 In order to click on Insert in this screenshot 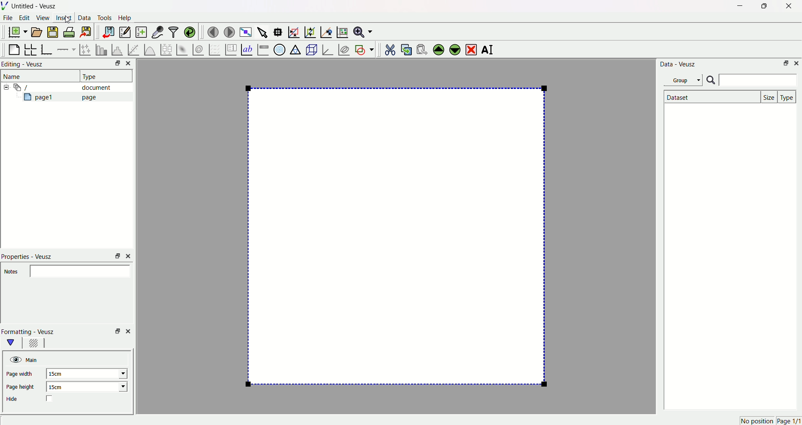, I will do `click(64, 18)`.